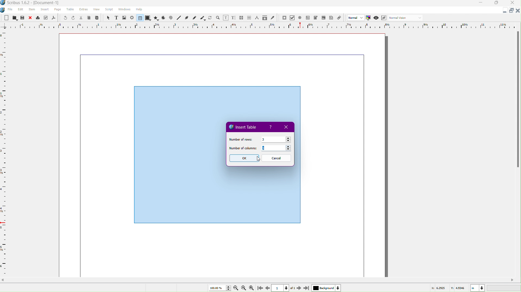 The width and height of the screenshot is (521, 292). Describe the element at coordinates (258, 18) in the screenshot. I see `Measurements` at that location.